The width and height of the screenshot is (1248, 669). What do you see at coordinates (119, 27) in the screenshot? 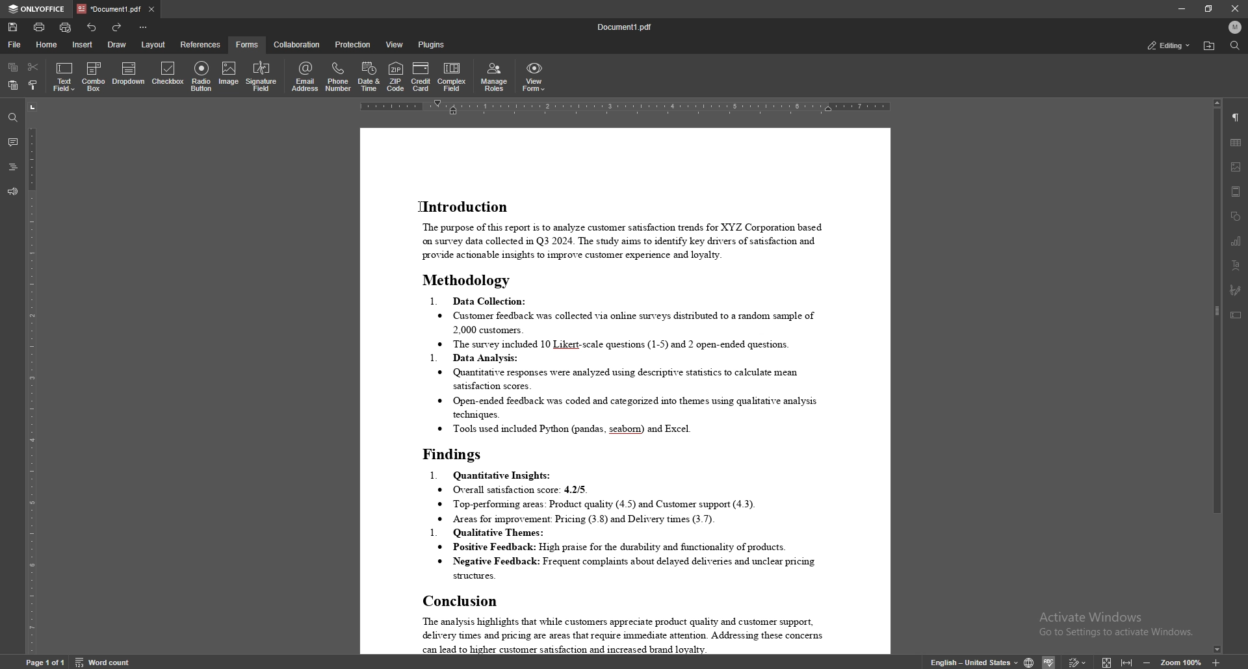
I see `redo` at bounding box center [119, 27].